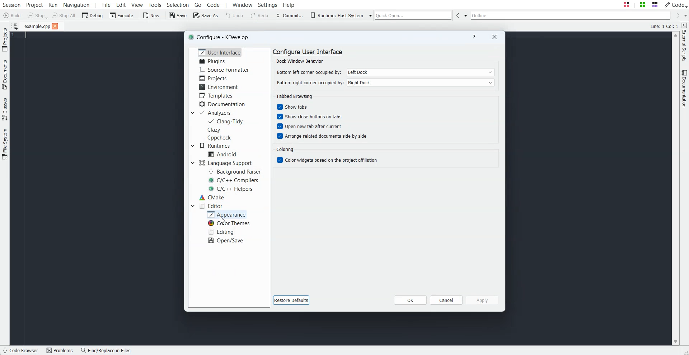 The image size is (689, 355). I want to click on C/C++ Compilers, so click(234, 180).